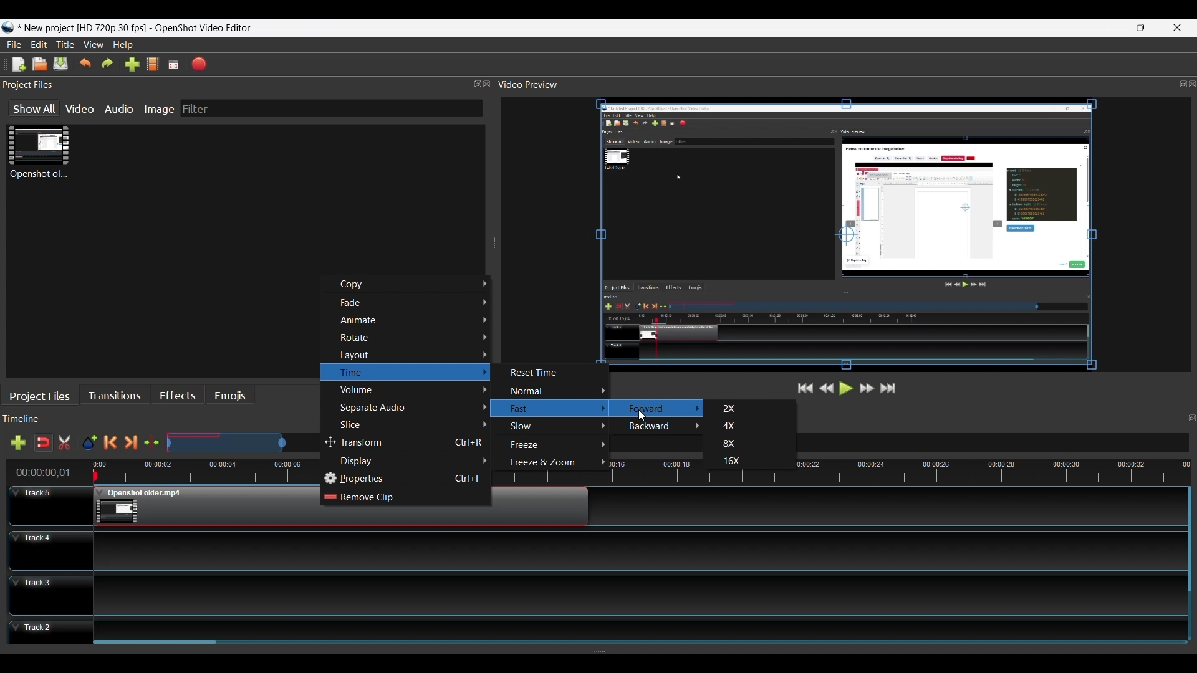  I want to click on Previous Marker, so click(110, 443).